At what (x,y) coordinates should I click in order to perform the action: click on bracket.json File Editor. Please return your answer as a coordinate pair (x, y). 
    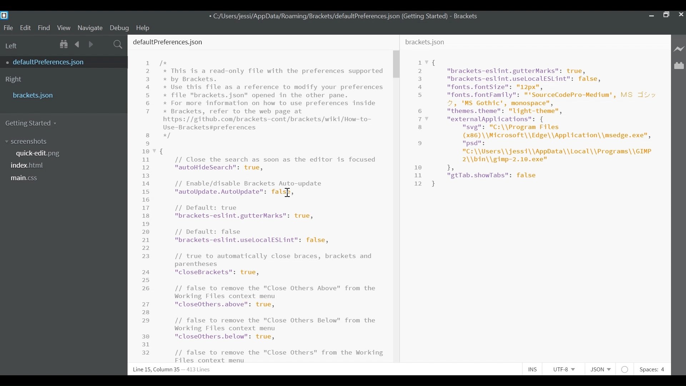
    Looking at the image, I should click on (535, 199).